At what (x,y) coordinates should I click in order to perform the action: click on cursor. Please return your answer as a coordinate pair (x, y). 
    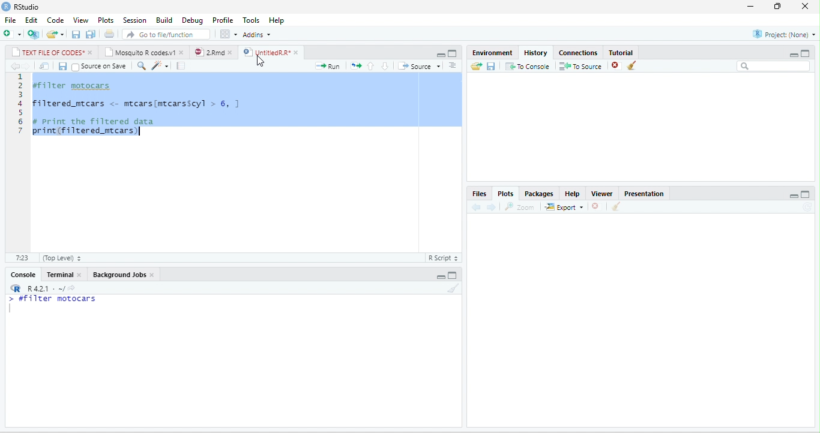
    Looking at the image, I should click on (261, 62).